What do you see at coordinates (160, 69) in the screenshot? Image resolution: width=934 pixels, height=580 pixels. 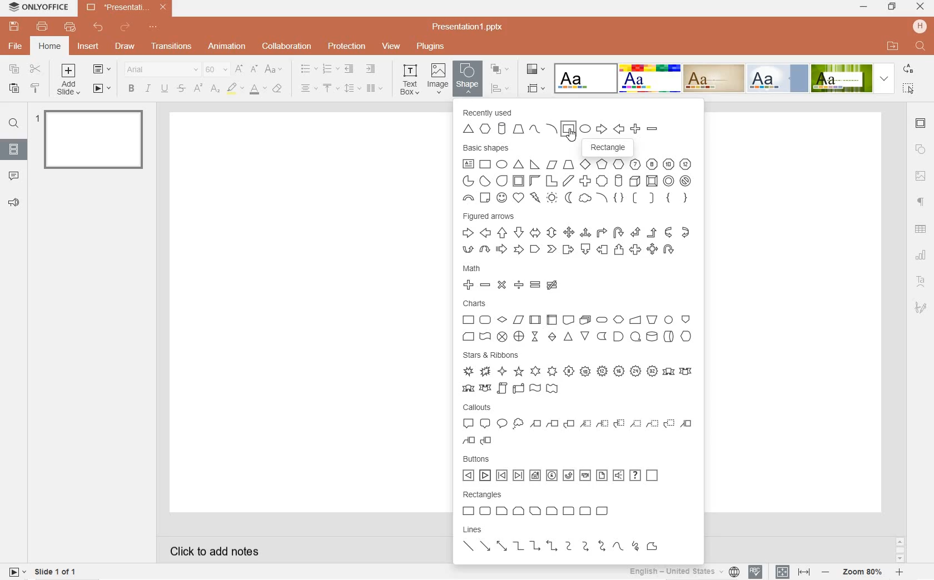 I see `font name: Arial` at bounding box center [160, 69].